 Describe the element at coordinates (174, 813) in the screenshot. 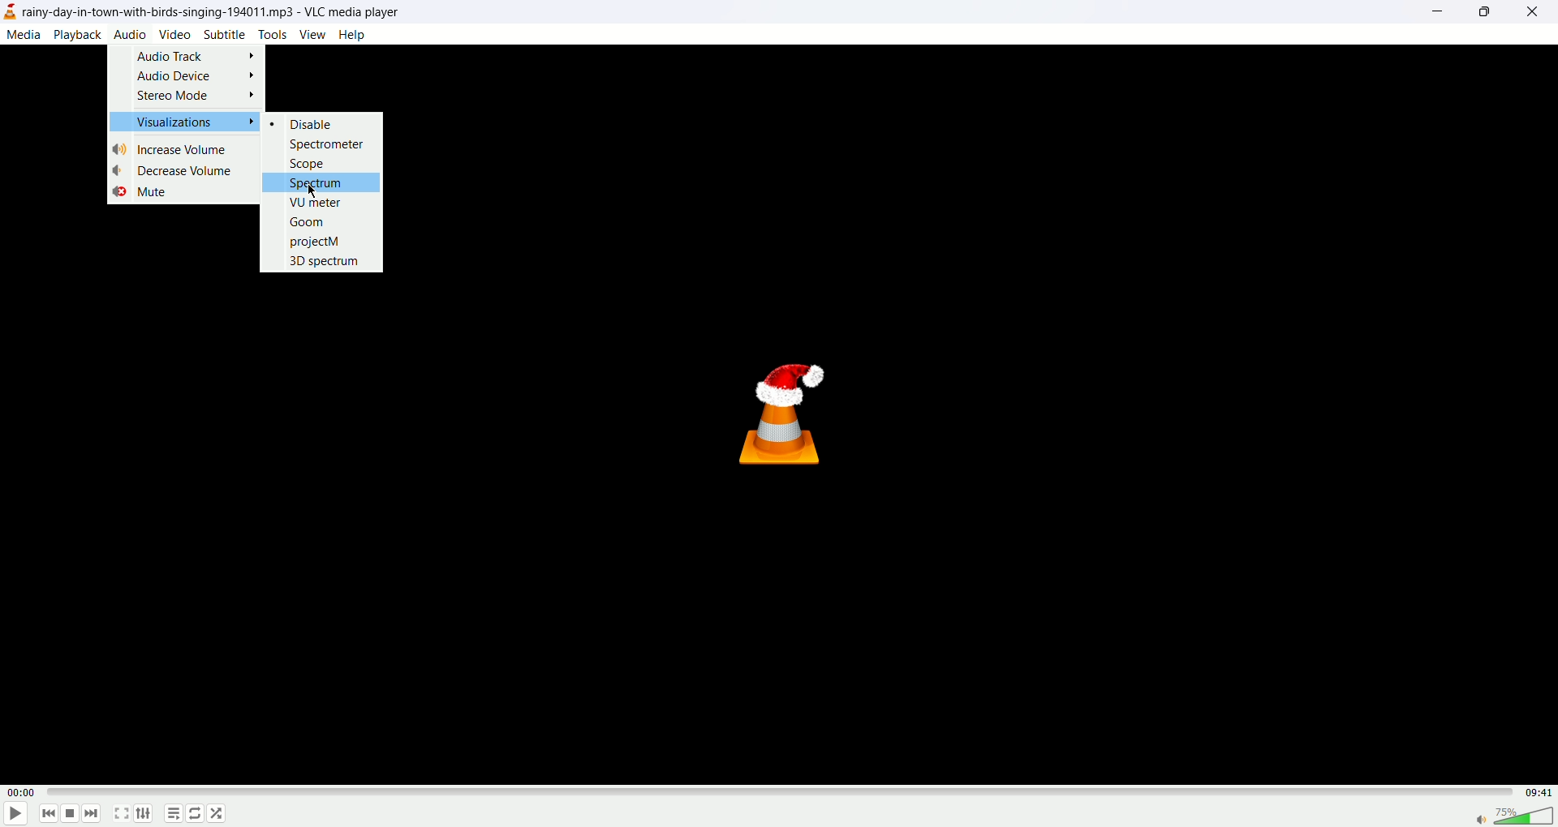

I see `playlist` at that location.